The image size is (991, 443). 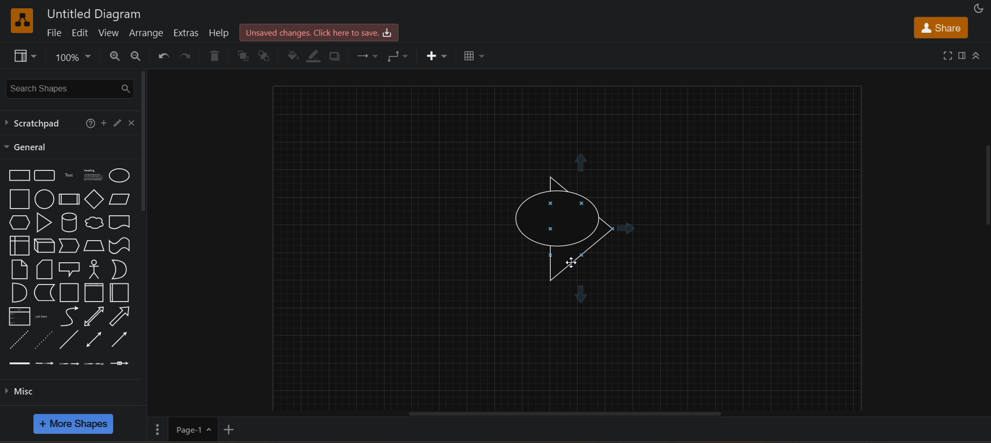 What do you see at coordinates (20, 292) in the screenshot?
I see `and` at bounding box center [20, 292].